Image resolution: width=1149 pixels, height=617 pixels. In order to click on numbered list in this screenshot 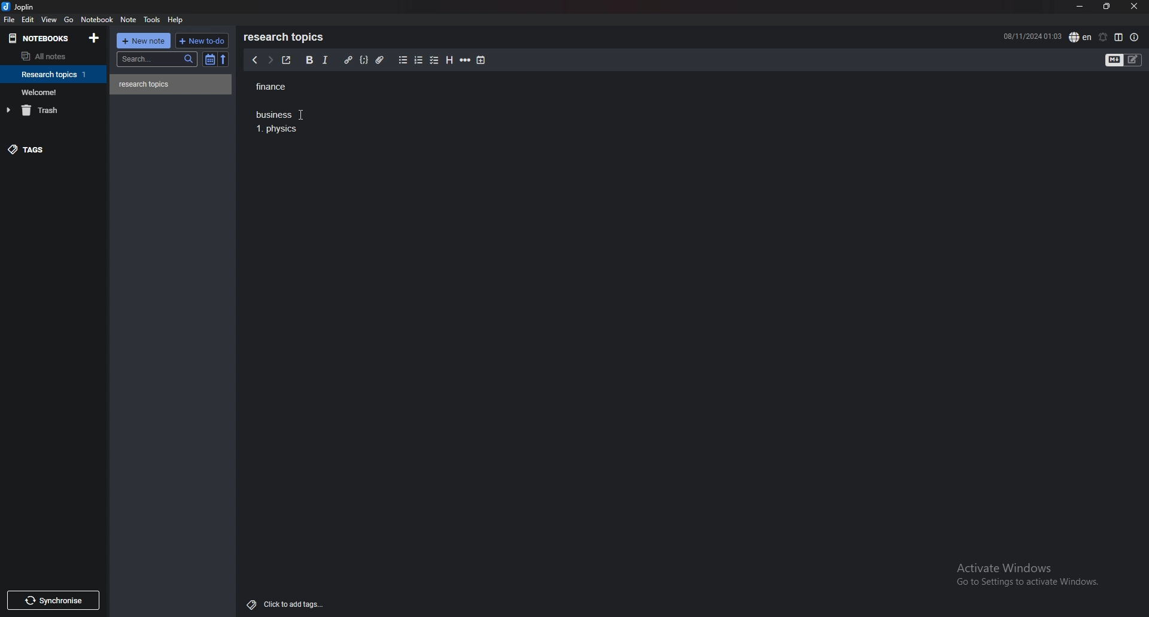, I will do `click(420, 60)`.